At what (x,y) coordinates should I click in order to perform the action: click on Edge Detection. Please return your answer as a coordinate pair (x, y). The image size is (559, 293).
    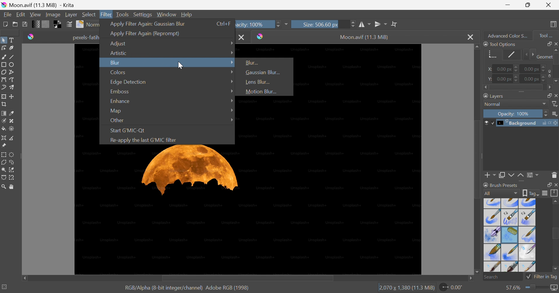
    Looking at the image, I should click on (129, 82).